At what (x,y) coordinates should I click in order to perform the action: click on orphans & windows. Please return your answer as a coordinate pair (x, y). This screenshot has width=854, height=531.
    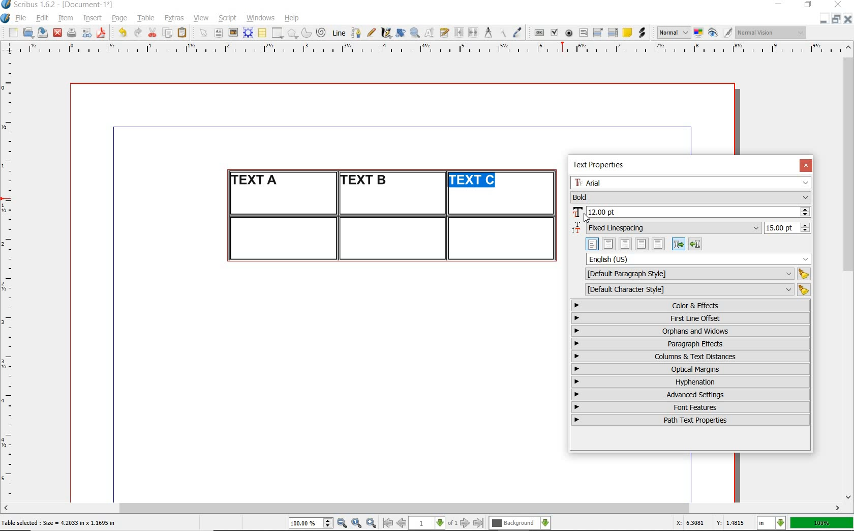
    Looking at the image, I should click on (690, 332).